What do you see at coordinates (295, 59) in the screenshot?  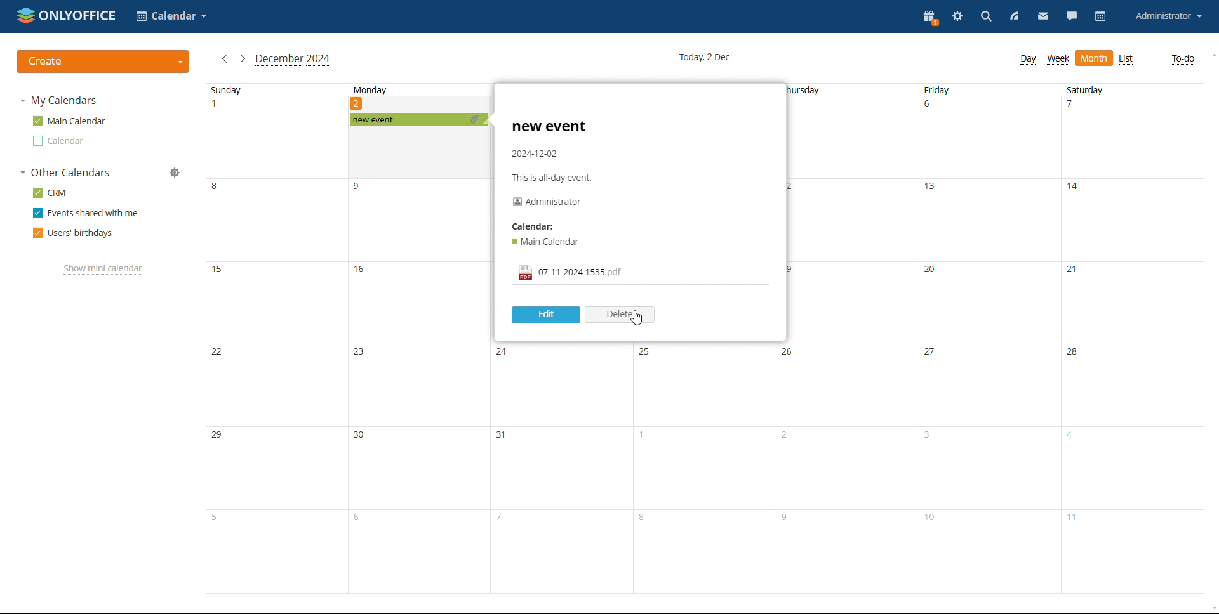 I see `December 2024` at bounding box center [295, 59].